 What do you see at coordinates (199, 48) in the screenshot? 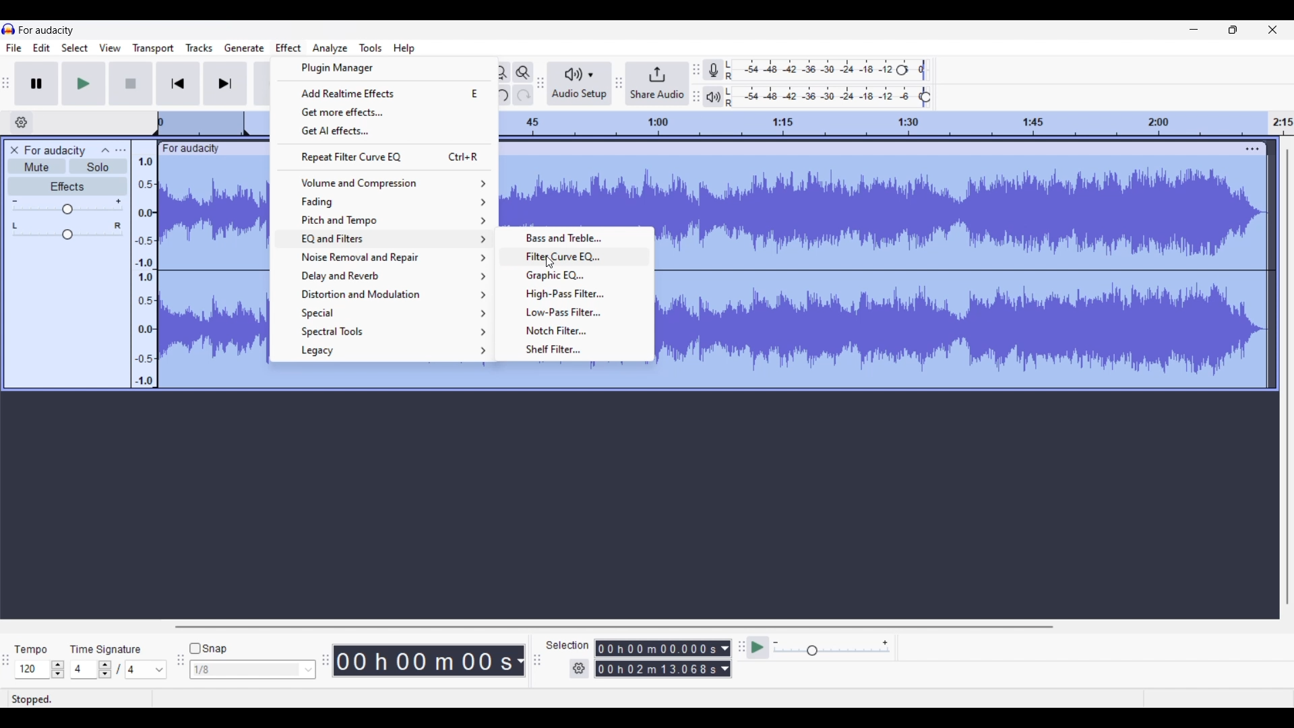
I see `Tracks menu` at bounding box center [199, 48].